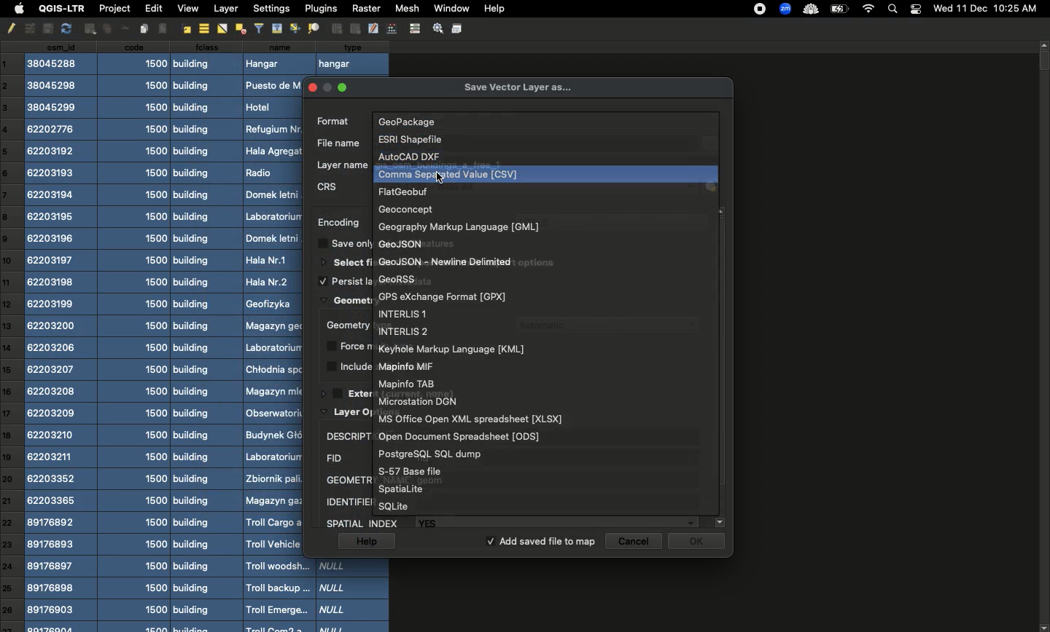  I want to click on Align right, so click(186, 28).